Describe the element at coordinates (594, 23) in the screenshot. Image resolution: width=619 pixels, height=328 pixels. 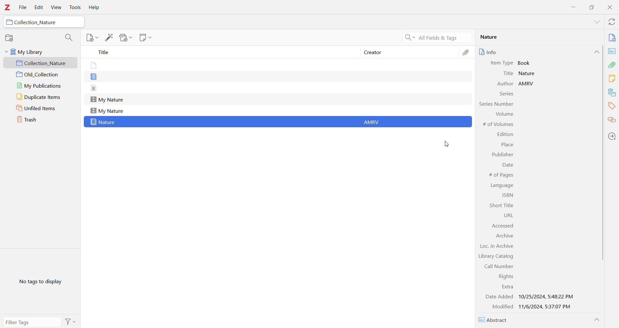
I see `List All Tabs` at that location.